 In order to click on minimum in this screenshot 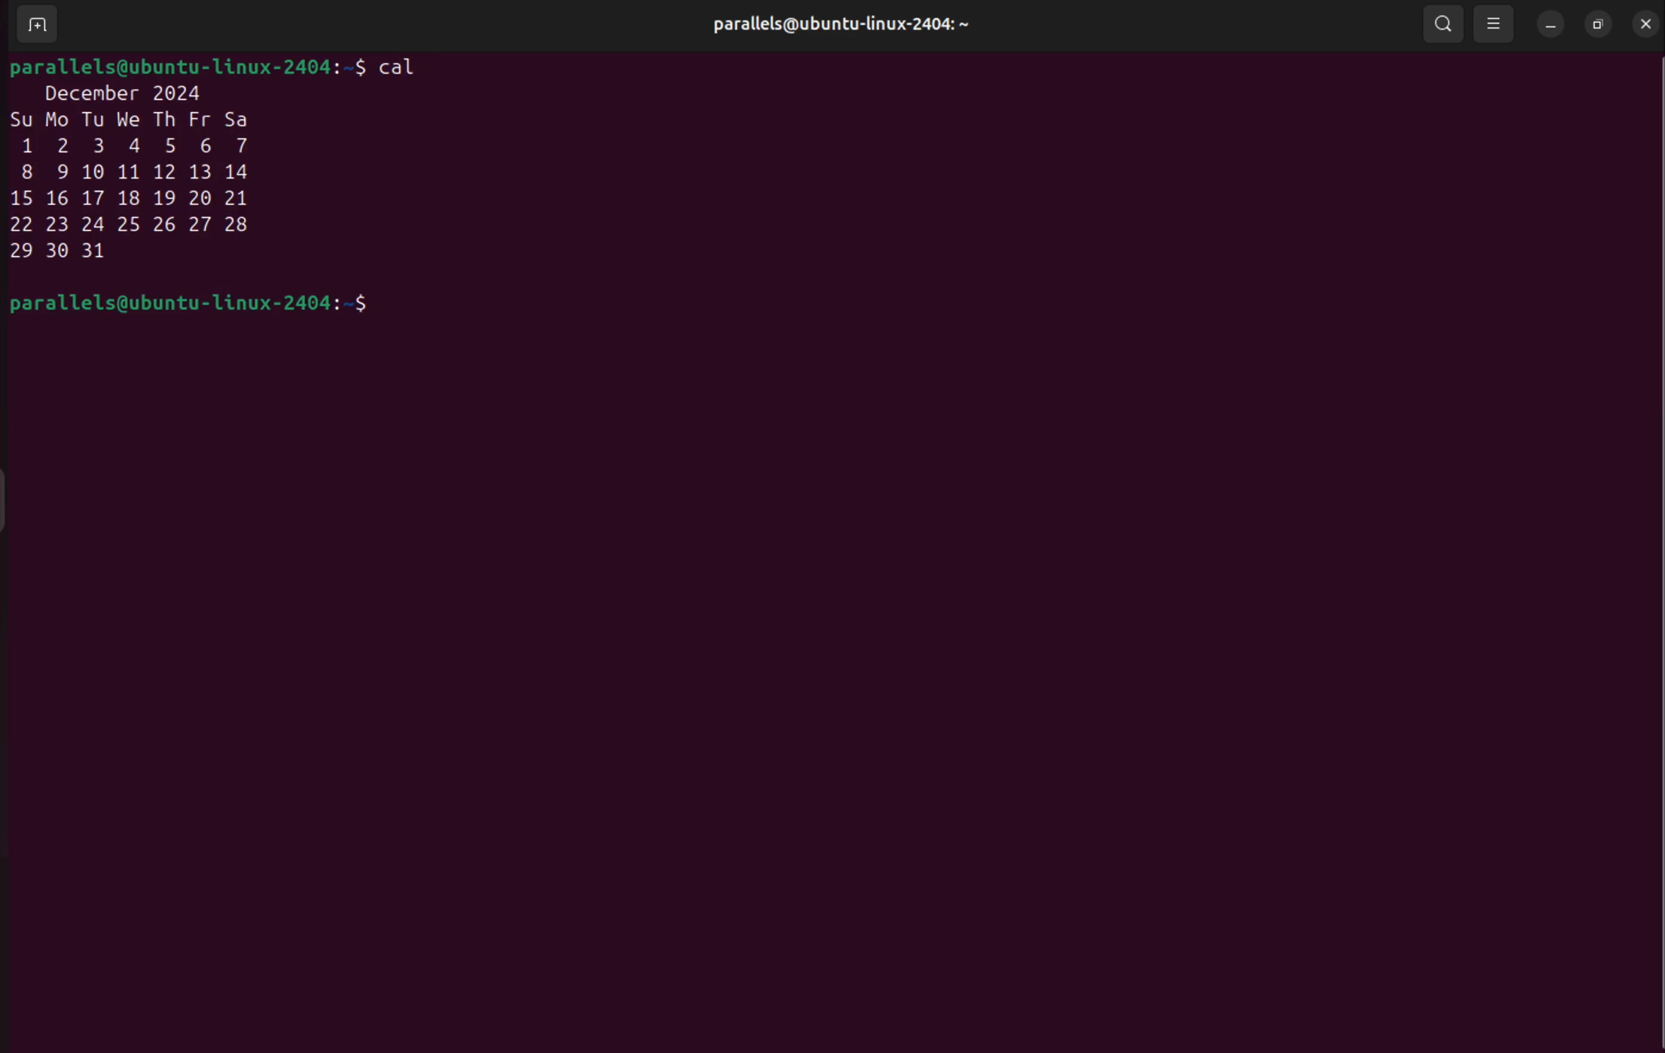, I will do `click(1551, 24)`.